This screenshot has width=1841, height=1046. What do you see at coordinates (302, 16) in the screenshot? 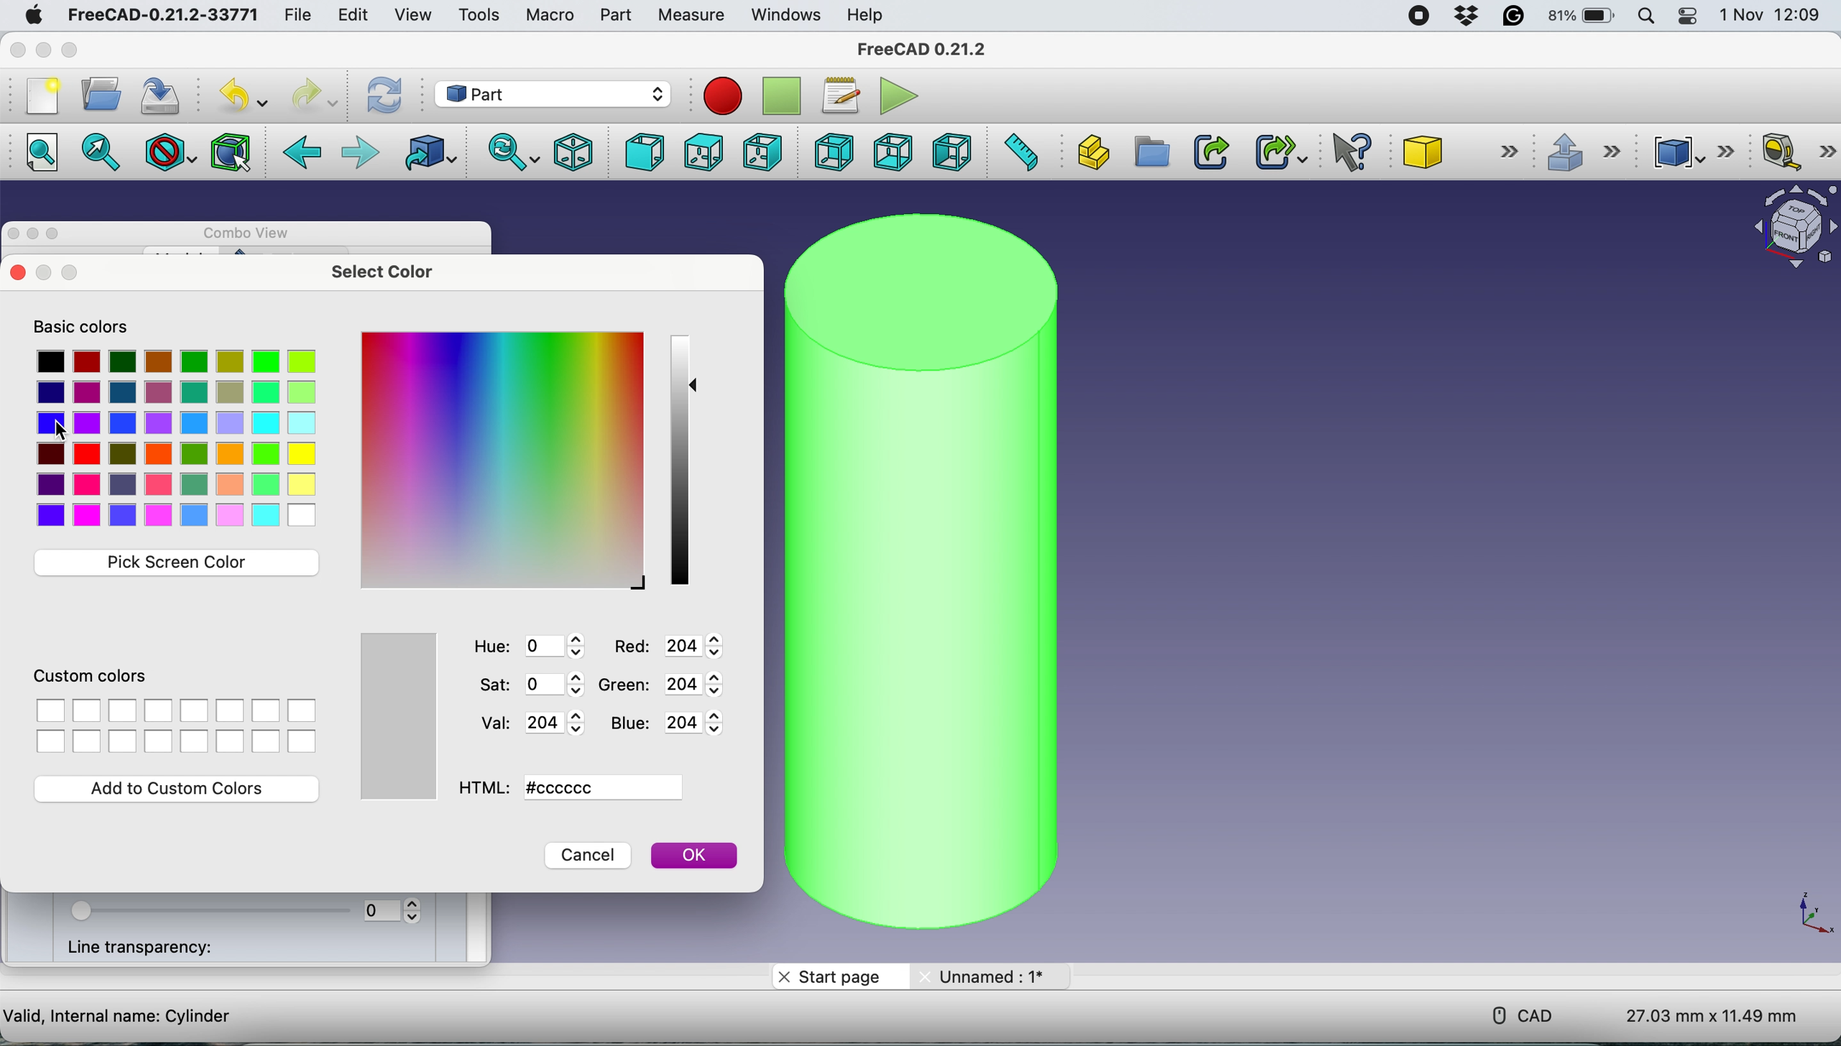
I see `file` at bounding box center [302, 16].